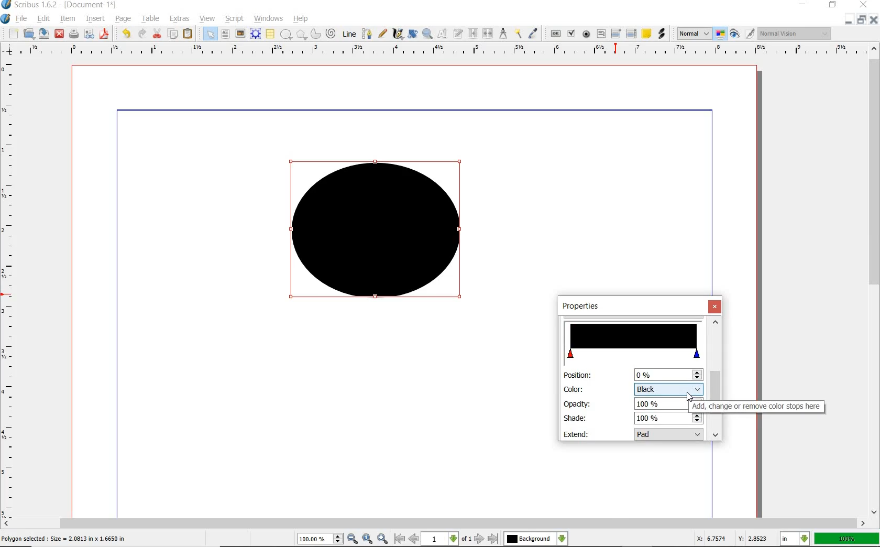  I want to click on close, so click(716, 307).